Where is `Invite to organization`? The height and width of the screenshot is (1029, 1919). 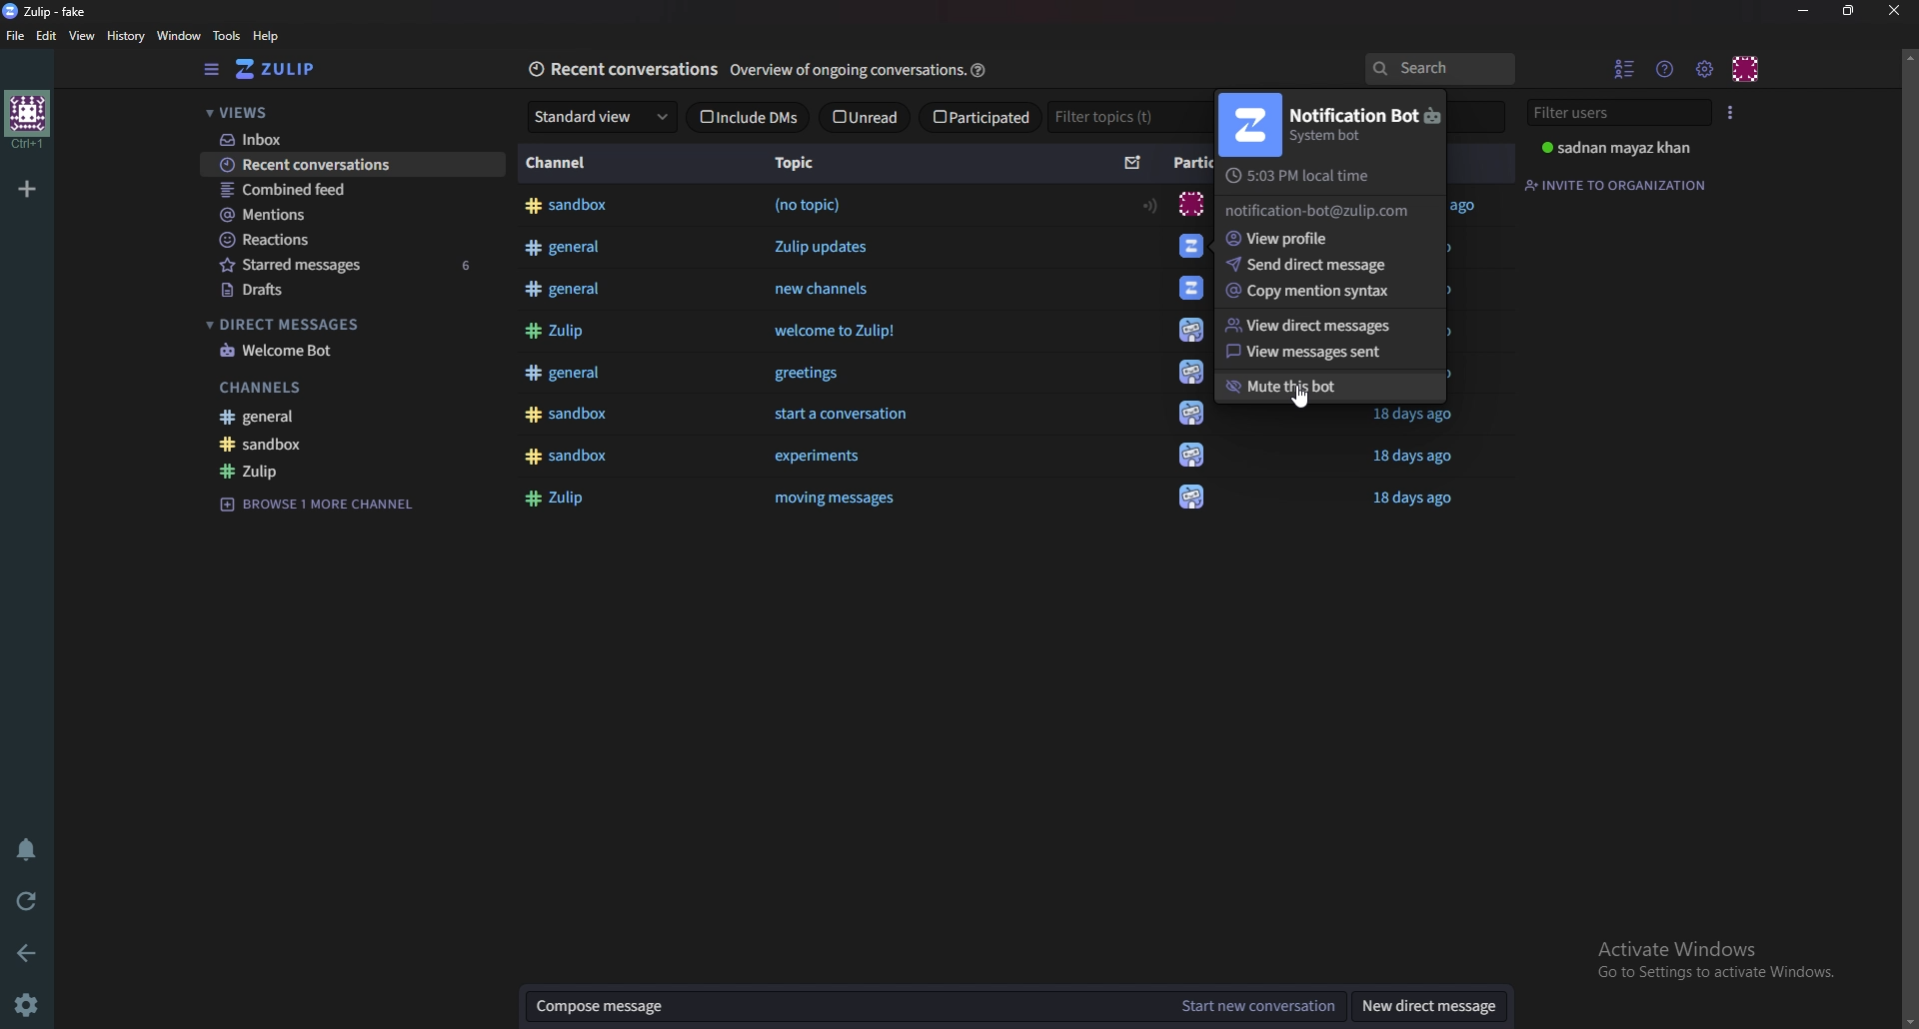
Invite to organization is located at coordinates (1616, 186).